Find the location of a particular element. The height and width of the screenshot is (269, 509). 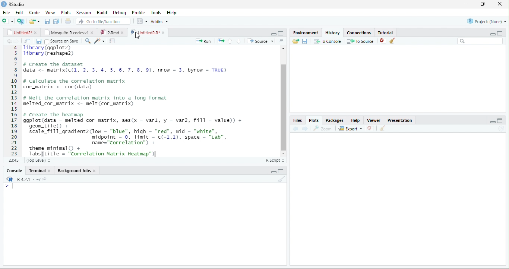

plots is located at coordinates (66, 12).